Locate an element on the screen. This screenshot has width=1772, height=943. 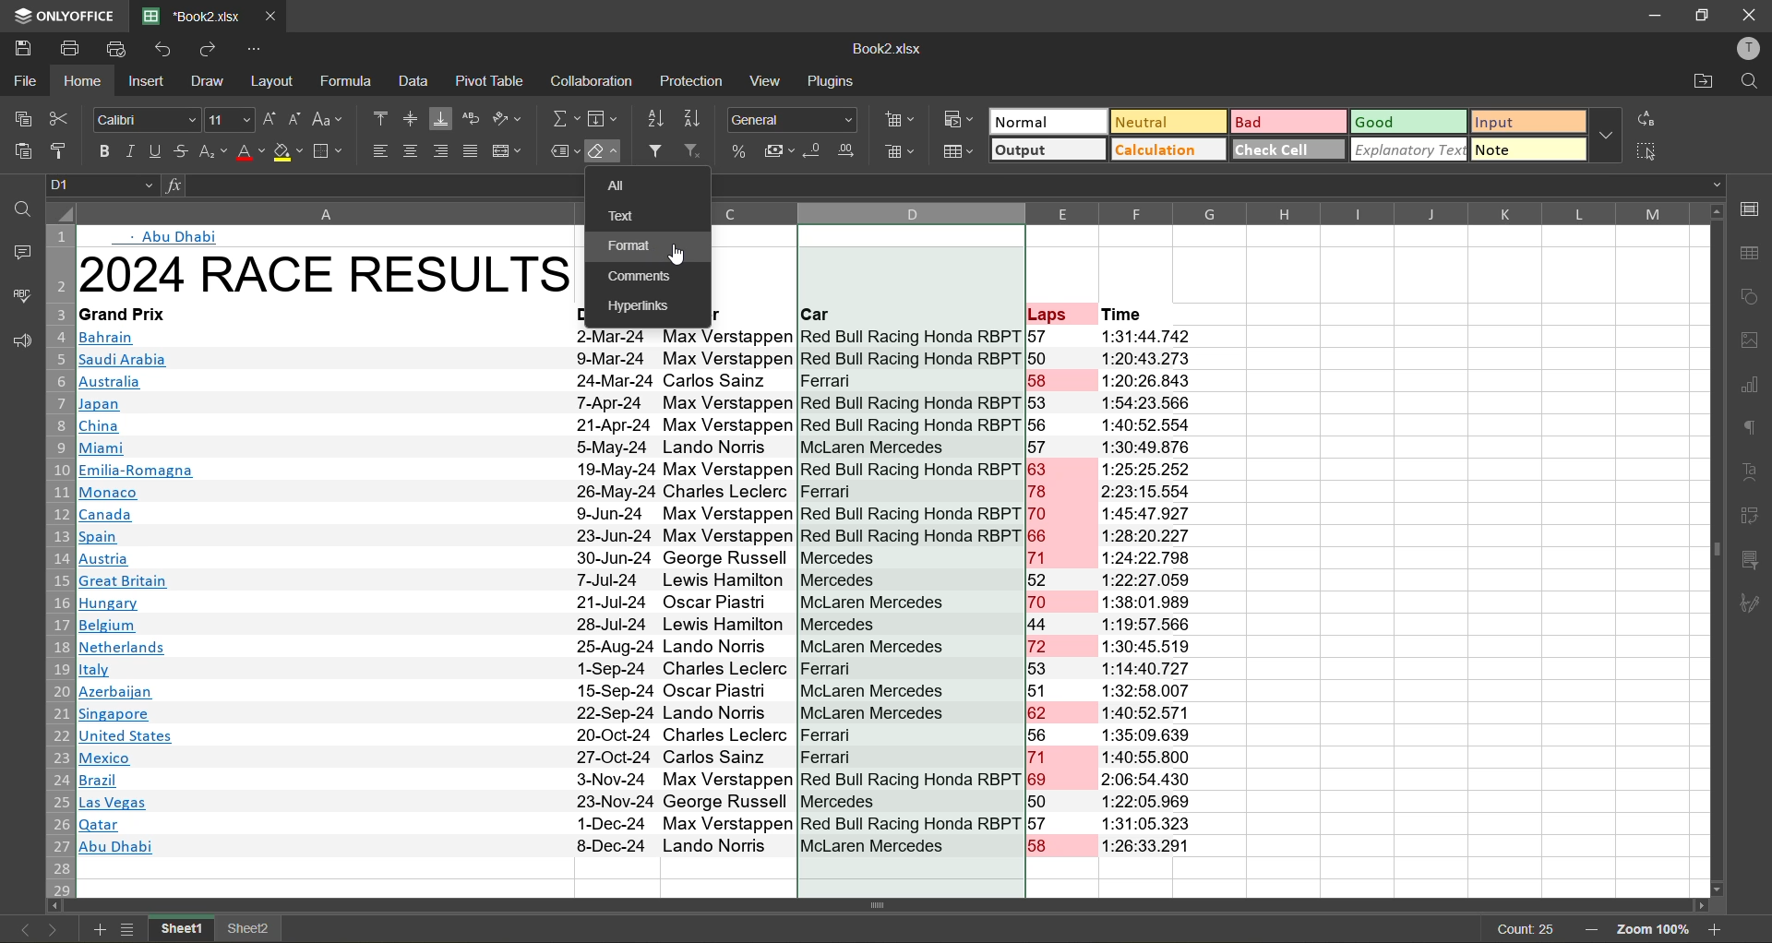
| Miami 55-May-24 Lando Norris McLaren Mercedes 57 1:30:49.876 is located at coordinates (643, 448).